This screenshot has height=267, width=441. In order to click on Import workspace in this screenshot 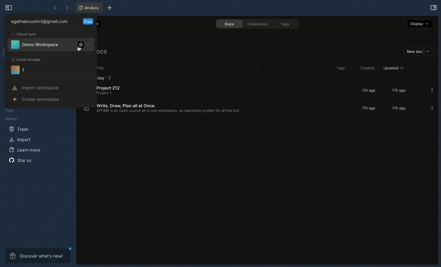, I will do `click(36, 88)`.